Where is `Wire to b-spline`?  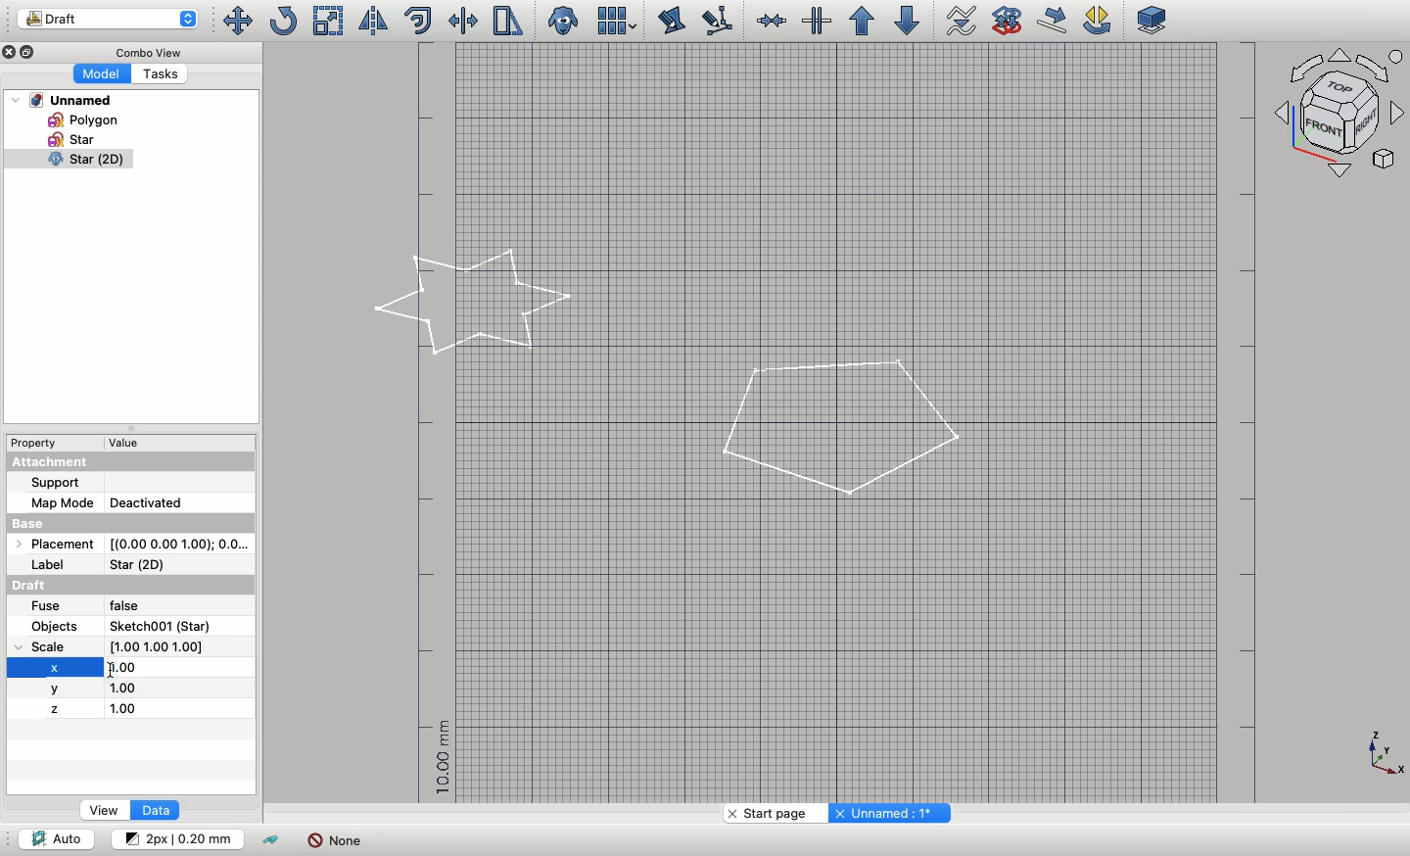 Wire to b-spline is located at coordinates (956, 22).